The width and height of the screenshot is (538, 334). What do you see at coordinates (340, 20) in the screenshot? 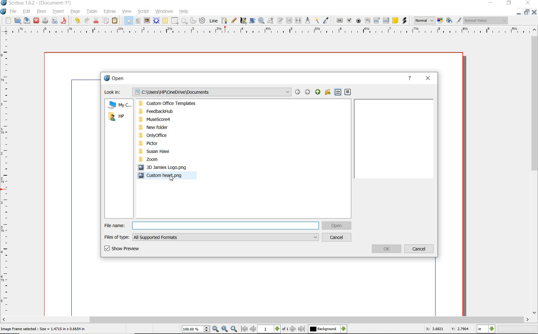
I see `pdf push button` at bounding box center [340, 20].